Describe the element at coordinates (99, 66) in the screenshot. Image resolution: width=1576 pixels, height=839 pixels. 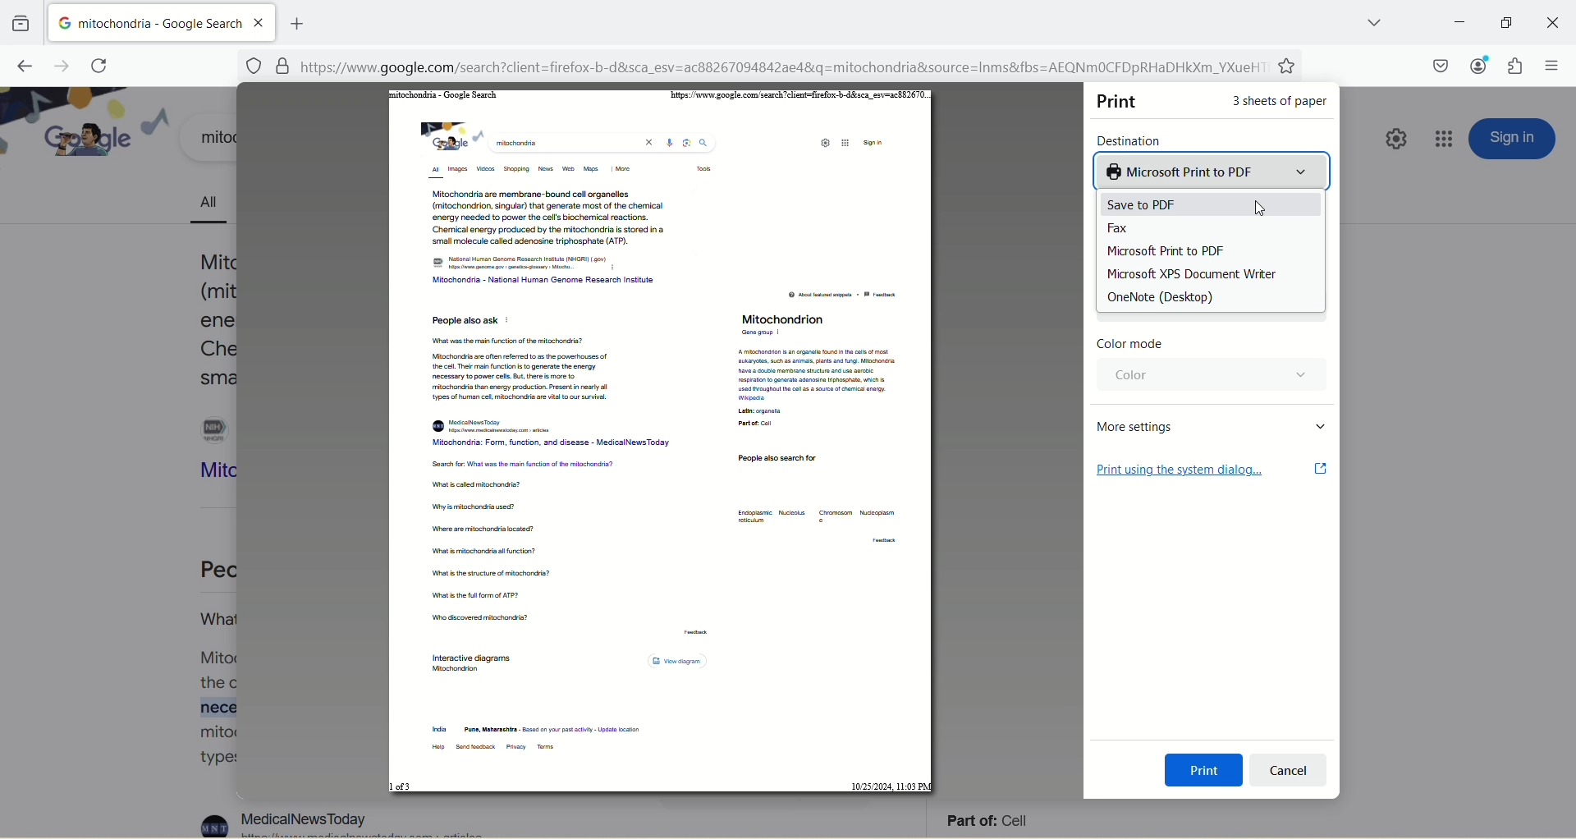
I see `reload current page` at that location.